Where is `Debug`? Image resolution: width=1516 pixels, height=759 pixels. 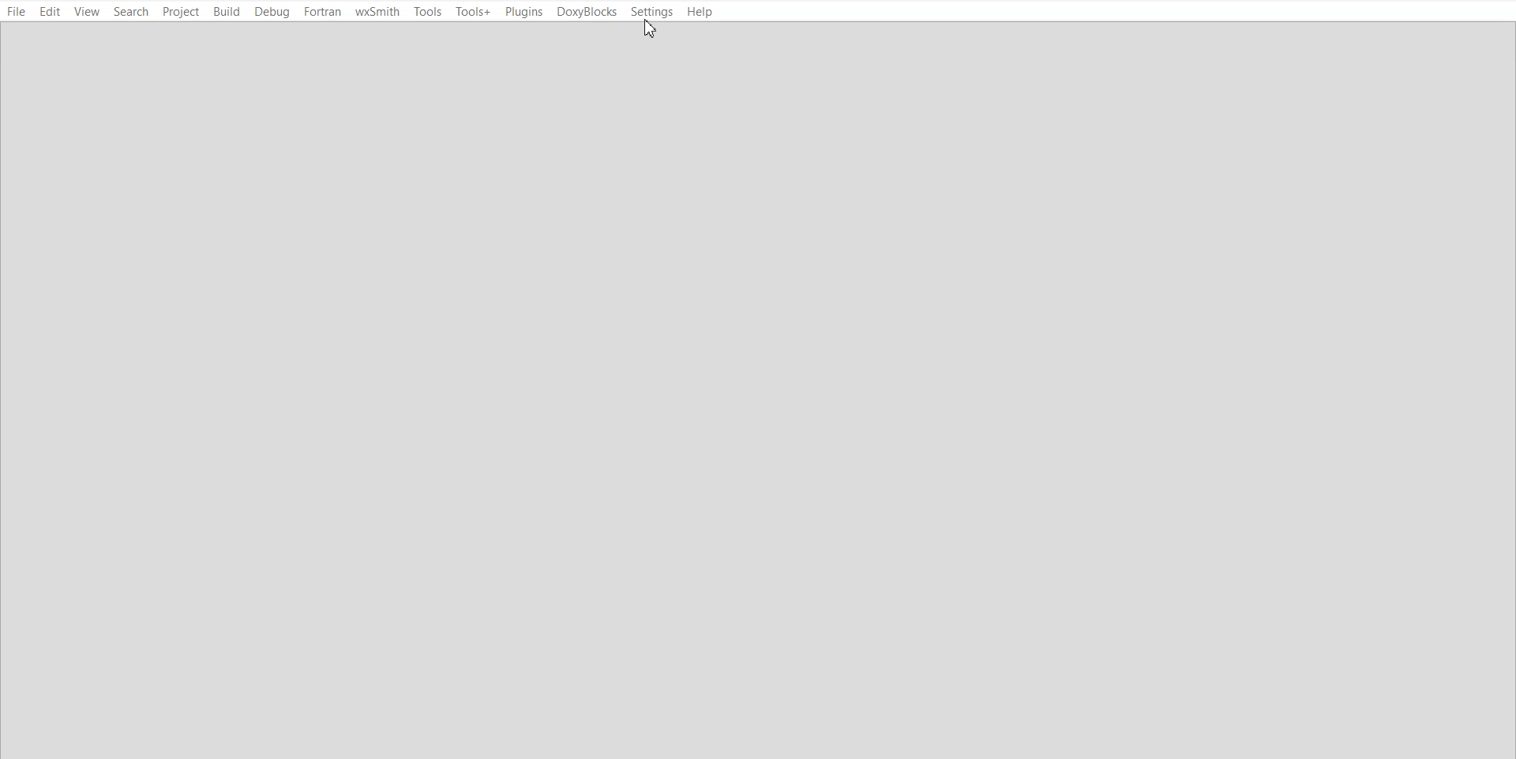 Debug is located at coordinates (272, 12).